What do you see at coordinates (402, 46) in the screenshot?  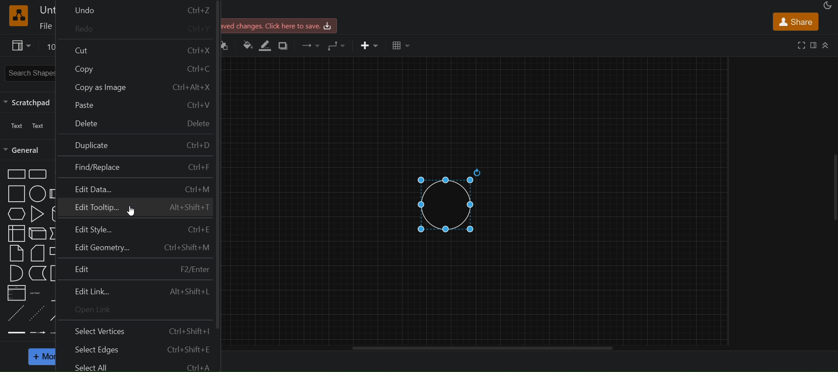 I see `table` at bounding box center [402, 46].